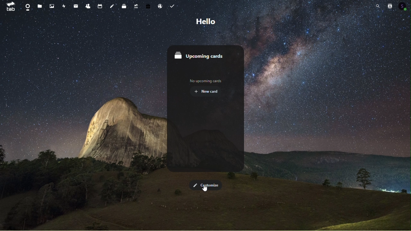 This screenshot has height=231, width=411. I want to click on Notes, so click(111, 7).